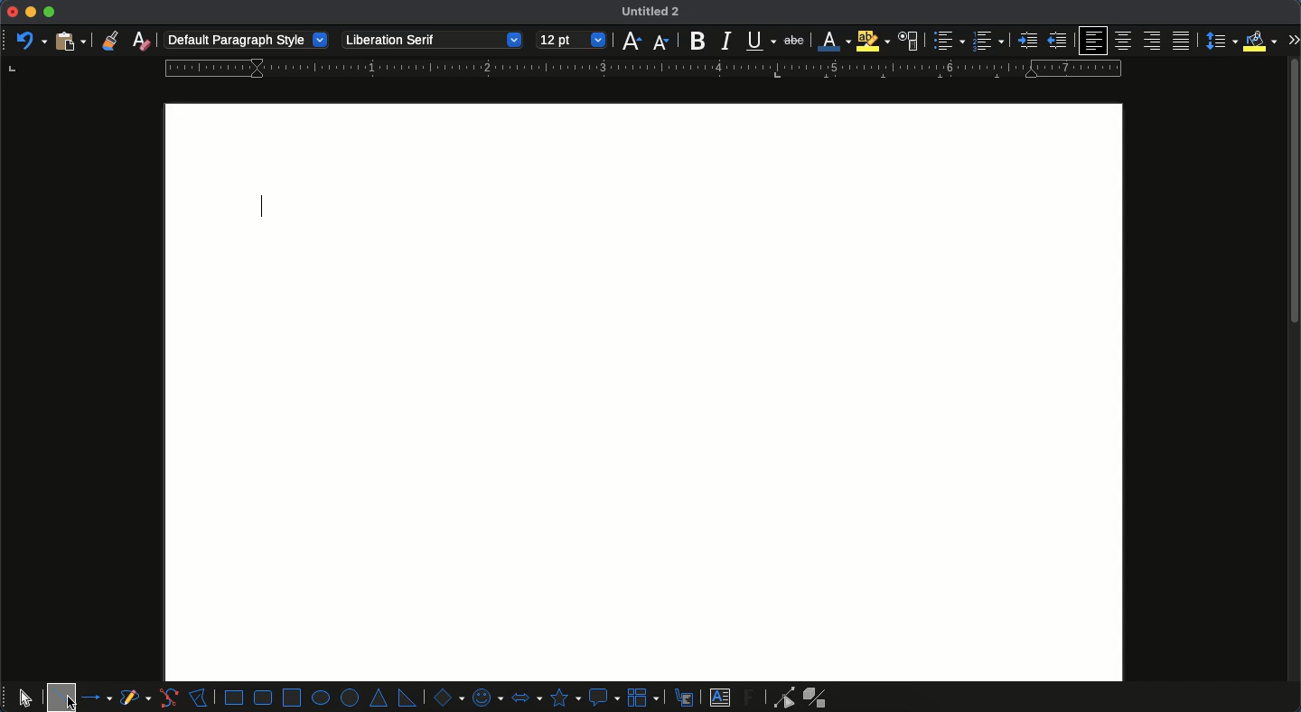 The image size is (1301, 712). I want to click on rounded rectangle, so click(264, 698).